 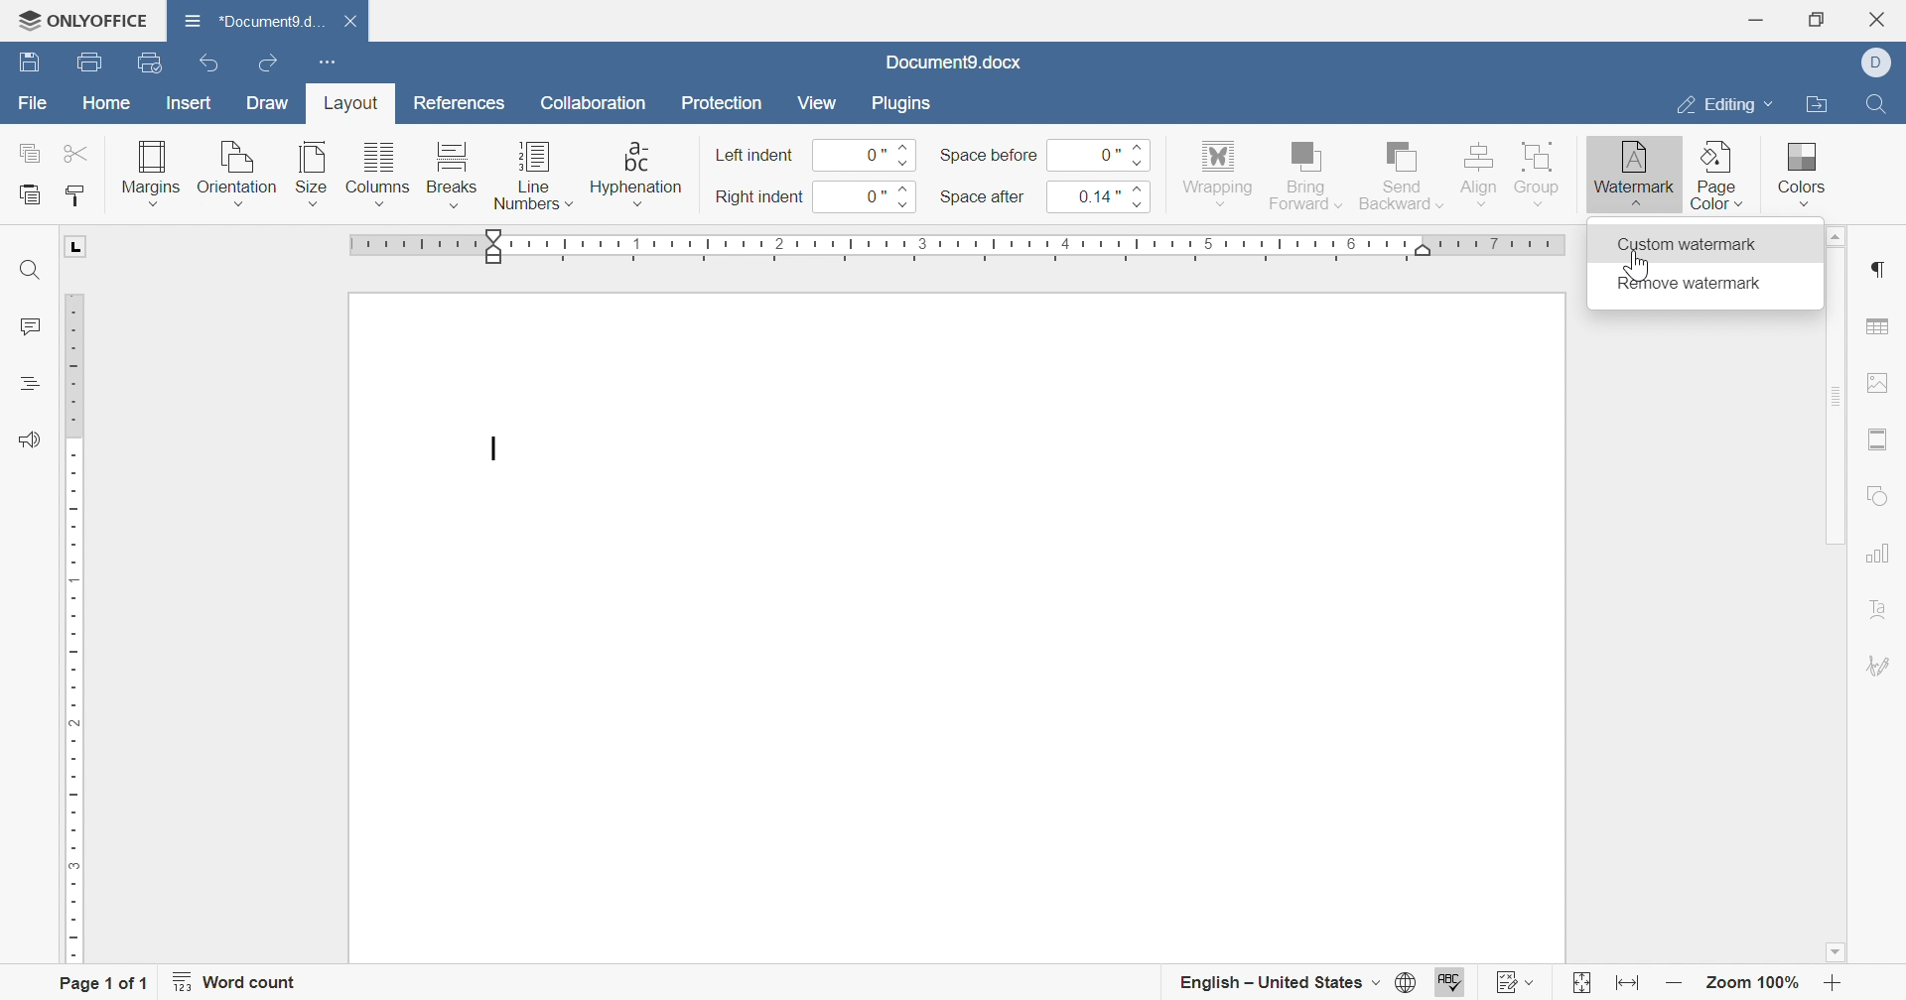 What do you see at coordinates (816, 102) in the screenshot?
I see `view` at bounding box center [816, 102].